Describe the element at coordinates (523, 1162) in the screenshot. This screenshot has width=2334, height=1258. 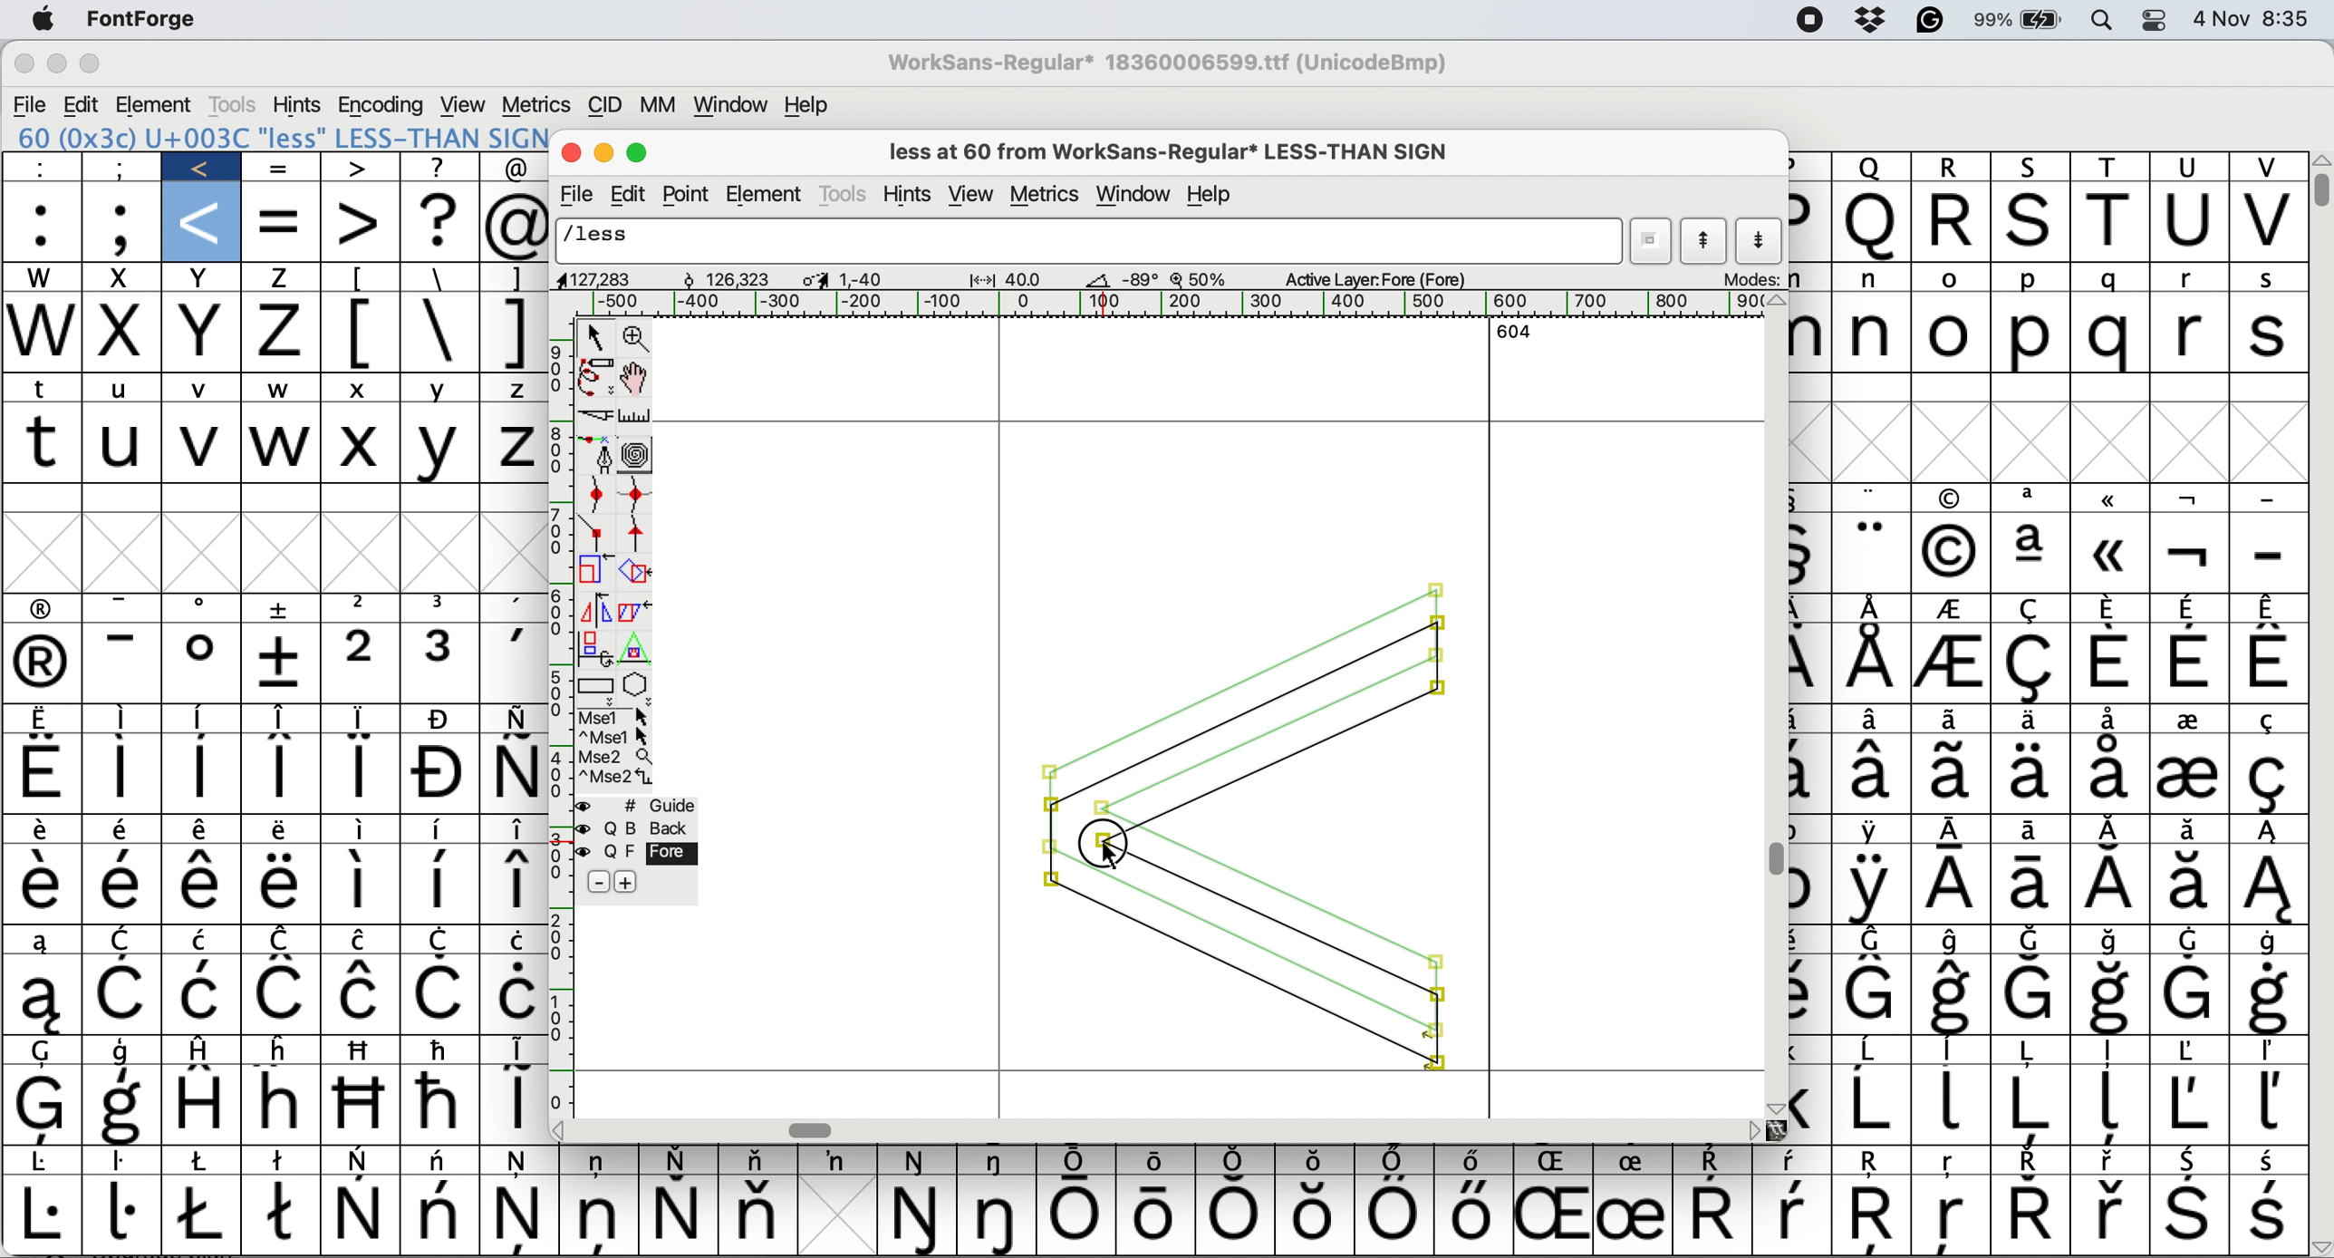
I see `Symbol` at that location.